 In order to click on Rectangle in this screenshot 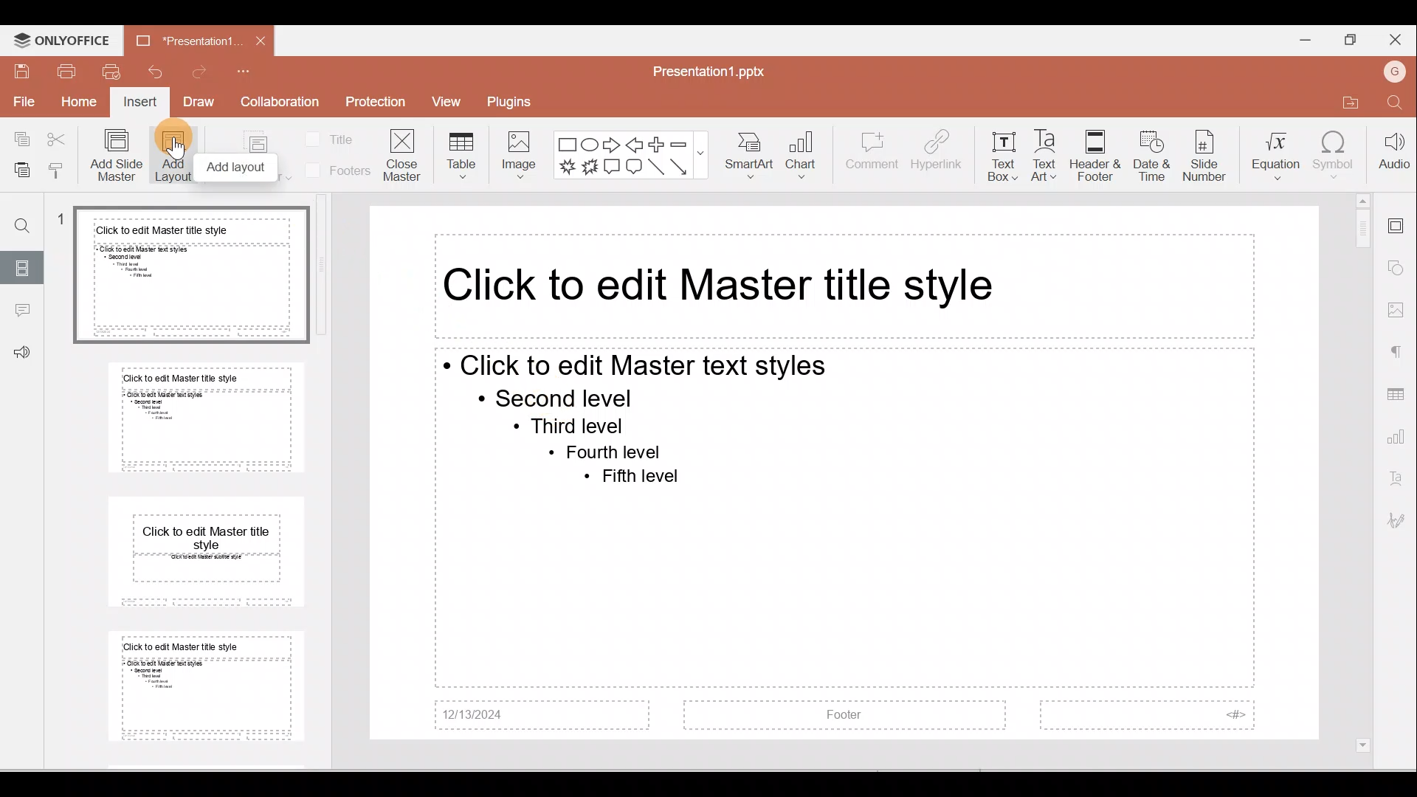, I will do `click(566, 143)`.